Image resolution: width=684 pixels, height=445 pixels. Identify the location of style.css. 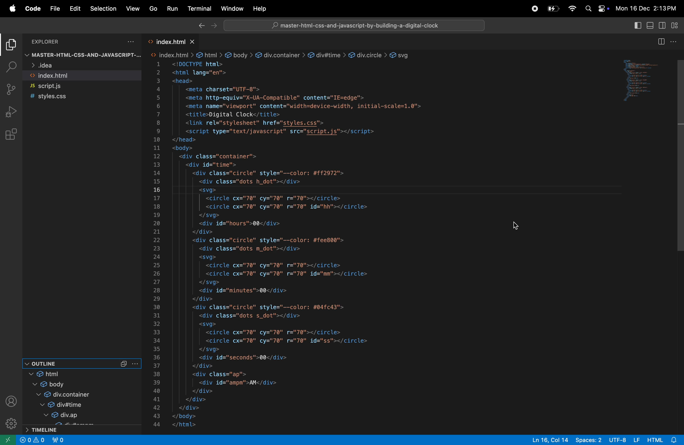
(76, 97).